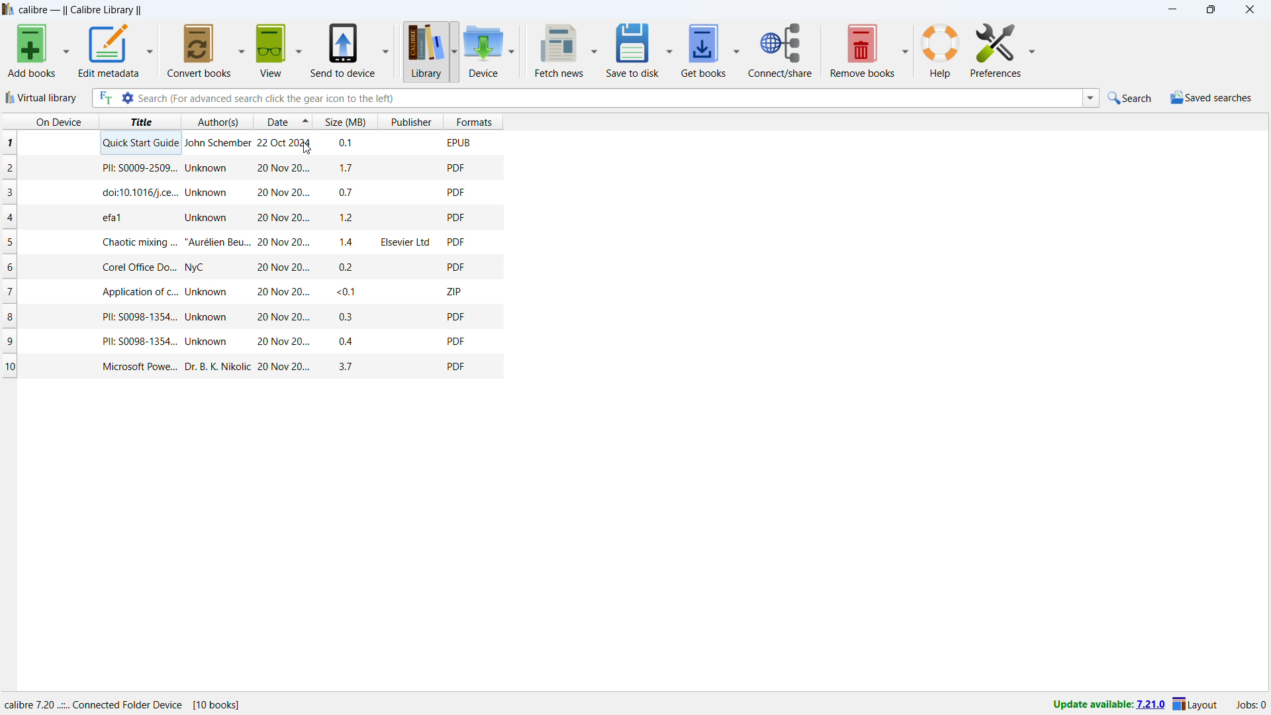 The height and width of the screenshot is (715, 1271). Describe the element at coordinates (1031, 50) in the screenshot. I see `preferences options` at that location.